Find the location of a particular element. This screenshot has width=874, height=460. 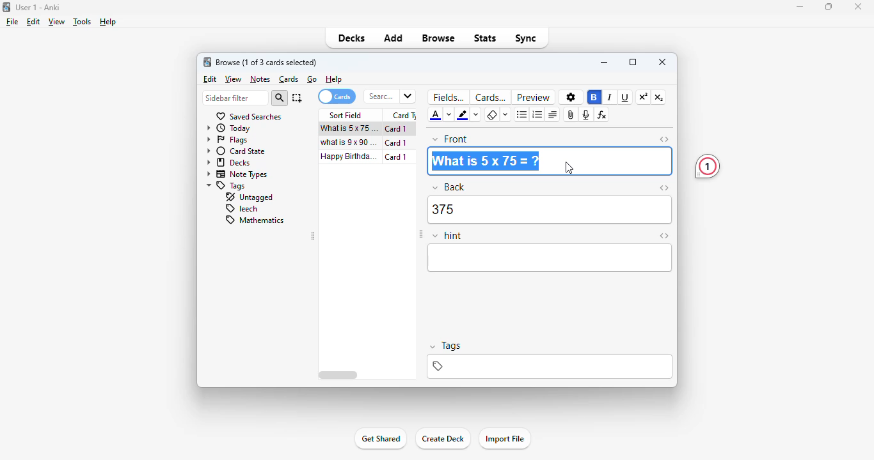

change color is located at coordinates (449, 116).